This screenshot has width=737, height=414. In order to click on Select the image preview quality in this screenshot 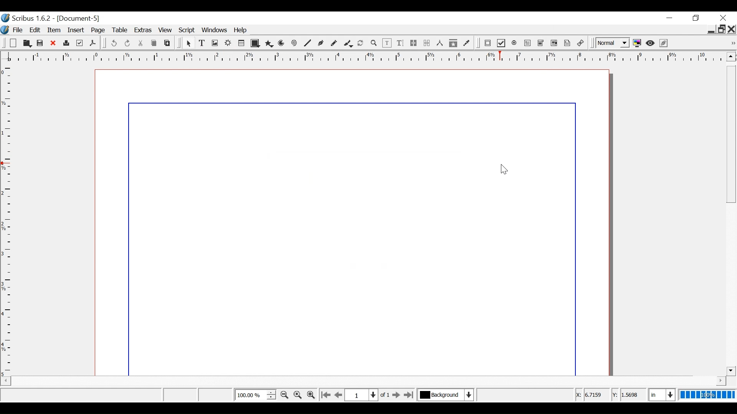, I will do `click(611, 43)`.